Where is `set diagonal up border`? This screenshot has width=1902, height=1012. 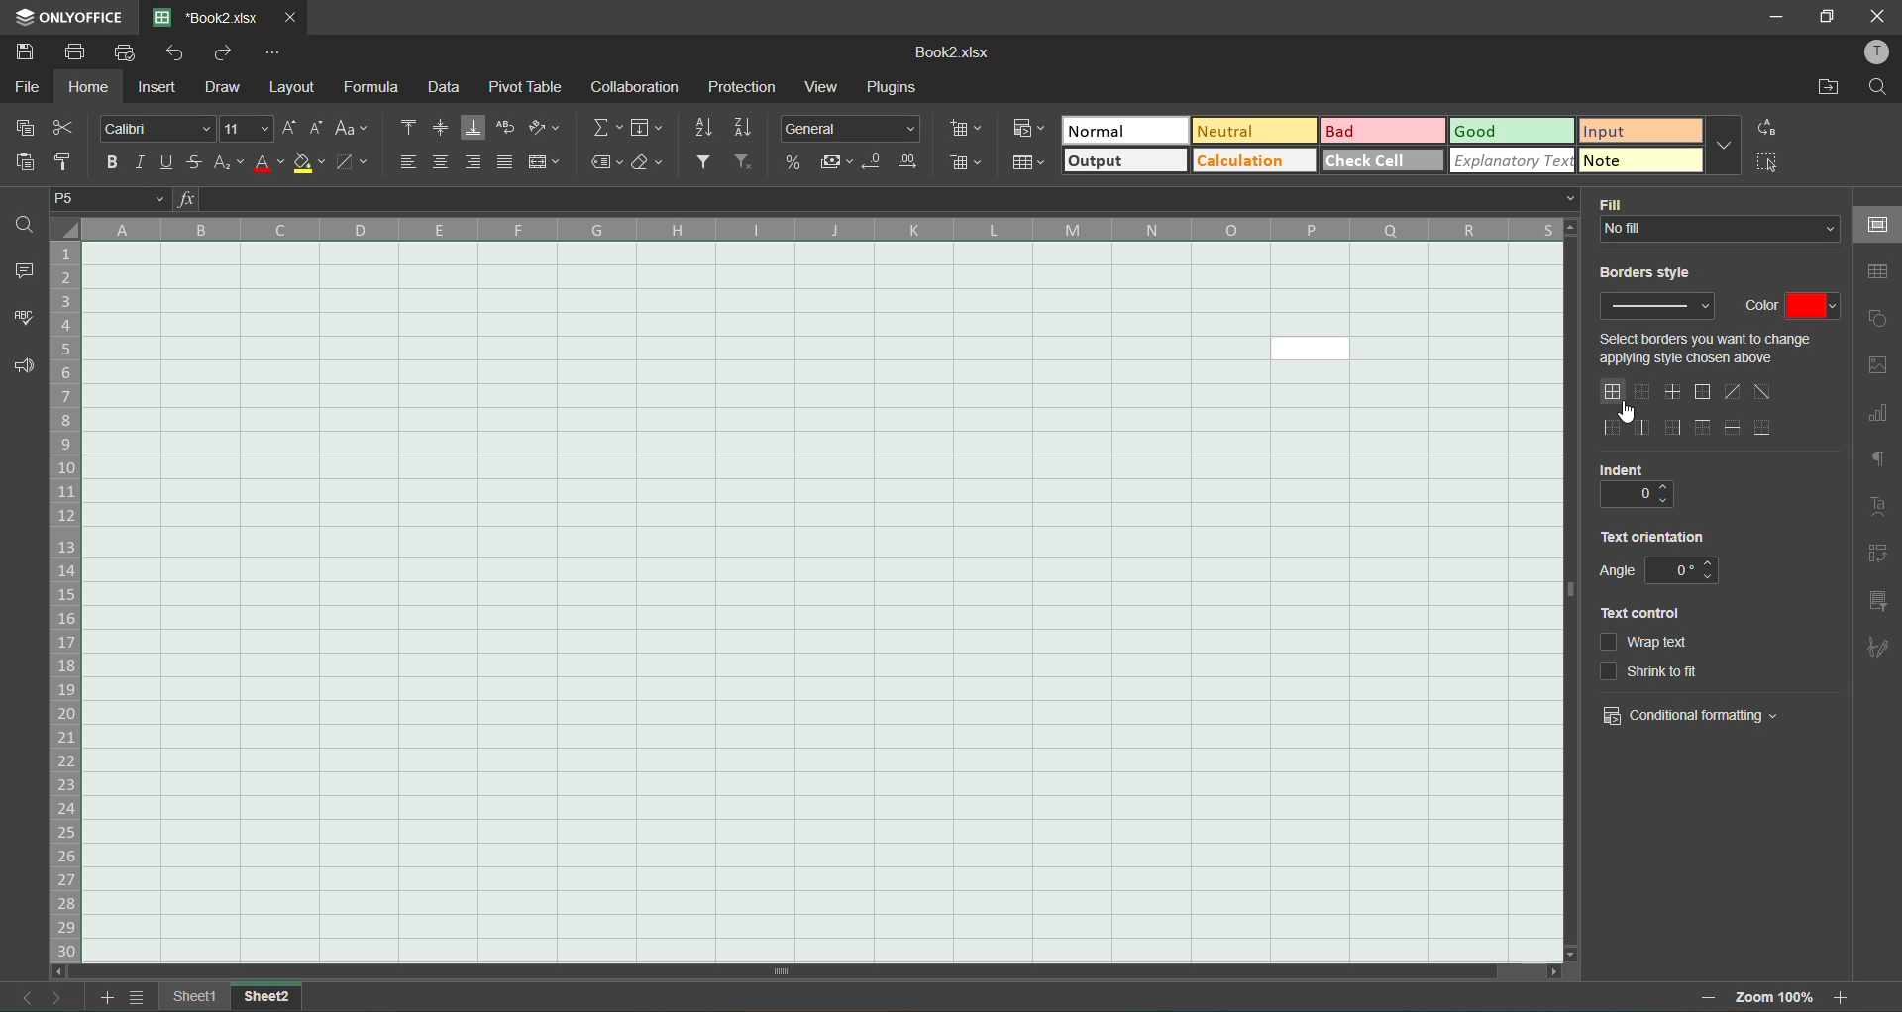 set diagonal up border is located at coordinates (1733, 393).